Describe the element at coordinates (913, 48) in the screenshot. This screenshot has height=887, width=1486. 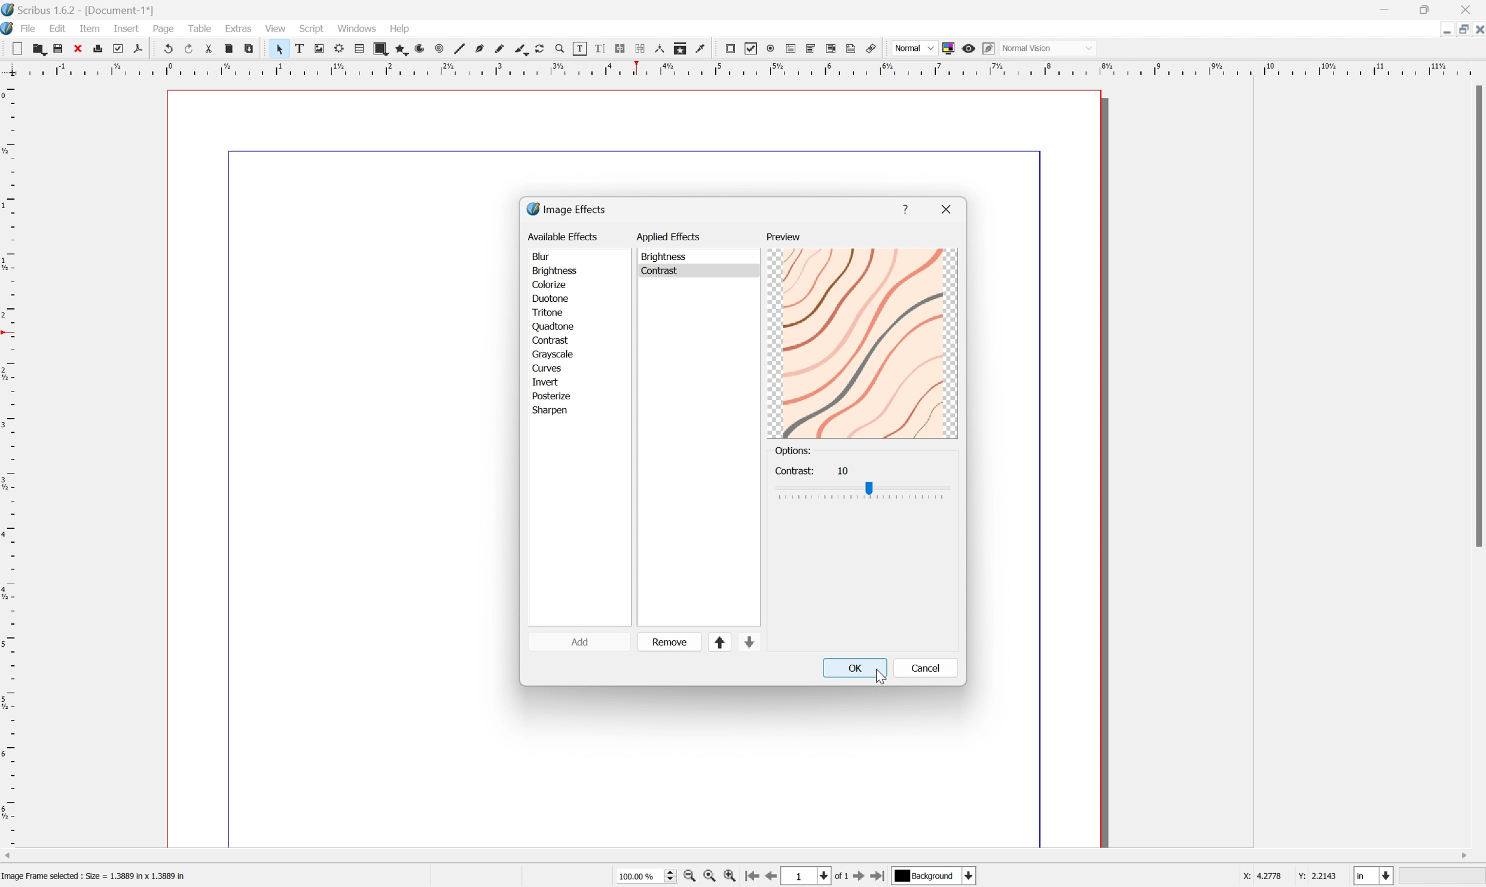
I see `Normal` at that location.